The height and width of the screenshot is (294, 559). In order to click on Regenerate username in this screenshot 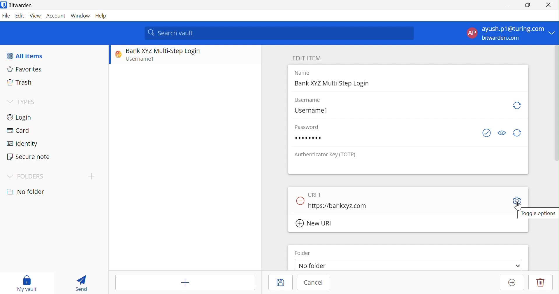, I will do `click(518, 105)`.